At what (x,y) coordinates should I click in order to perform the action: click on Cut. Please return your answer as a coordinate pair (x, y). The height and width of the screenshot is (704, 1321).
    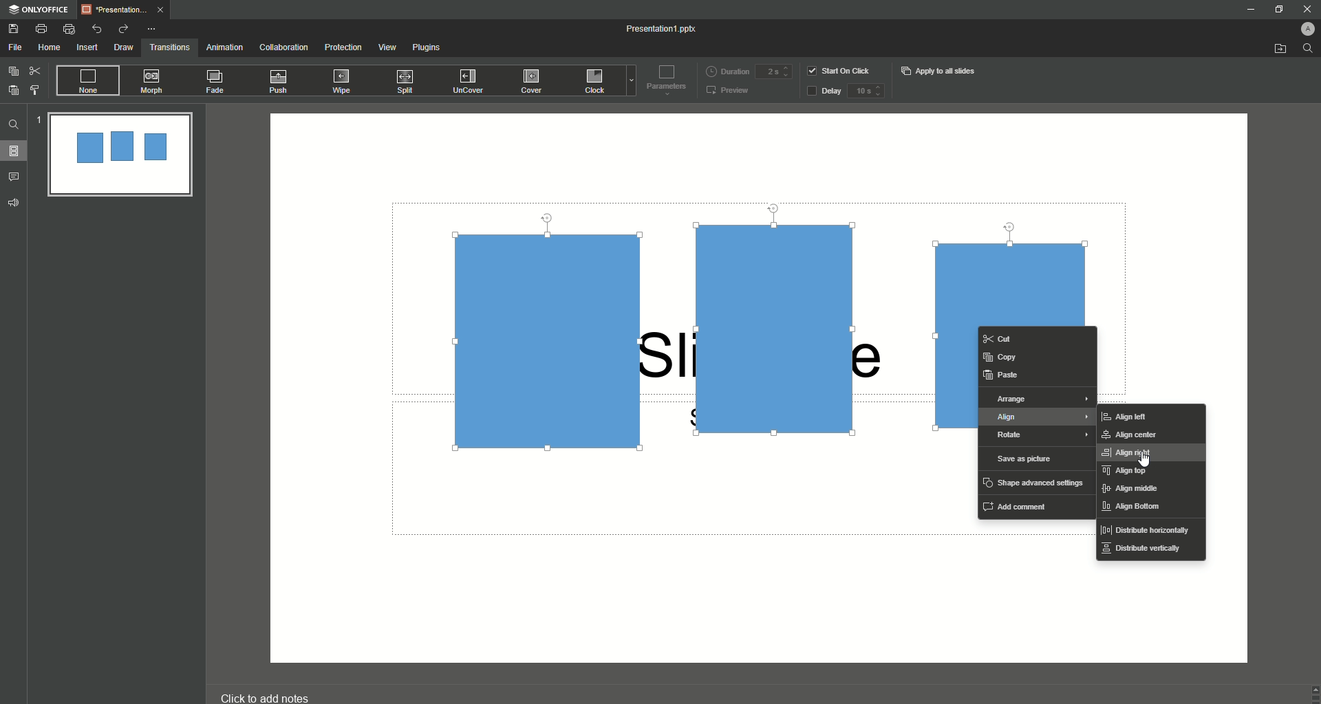
    Looking at the image, I should click on (35, 70).